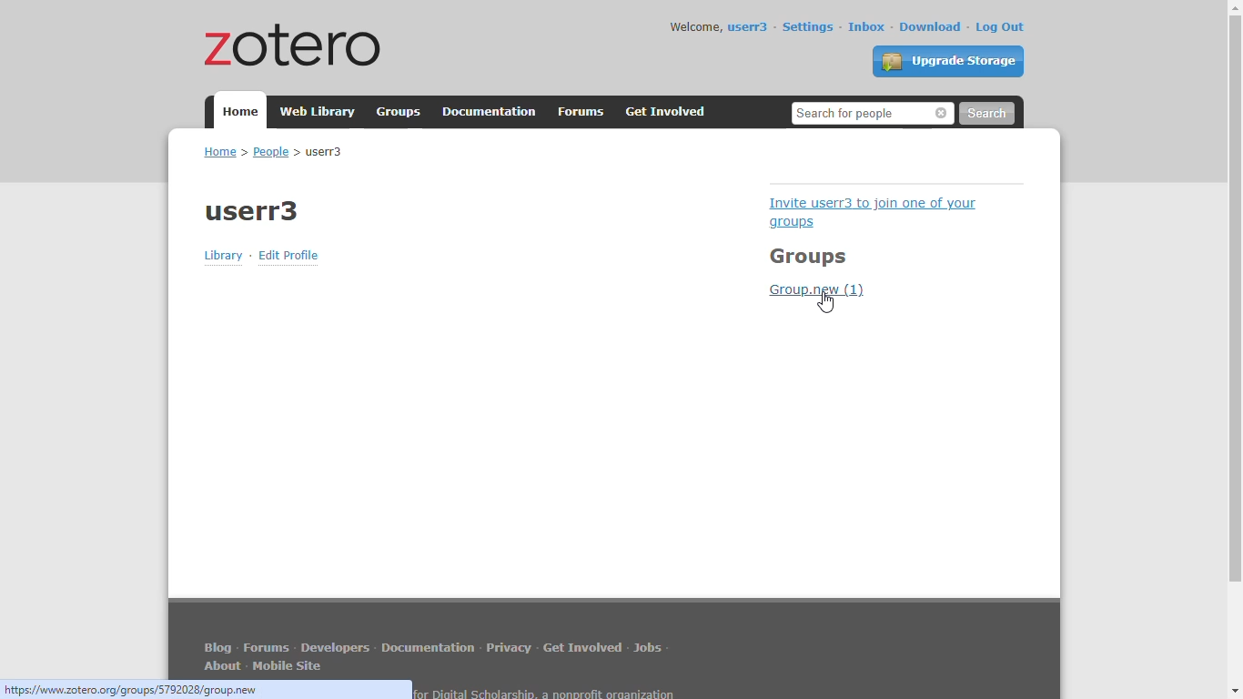 The width and height of the screenshot is (1243, 699). Describe the element at coordinates (289, 255) in the screenshot. I see `edit profile` at that location.